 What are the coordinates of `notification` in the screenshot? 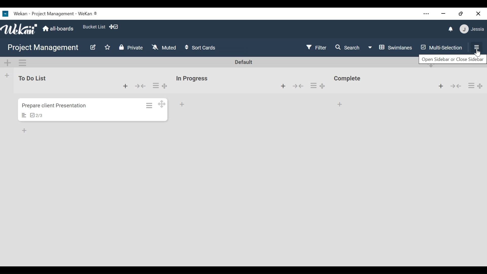 It's located at (451, 29).